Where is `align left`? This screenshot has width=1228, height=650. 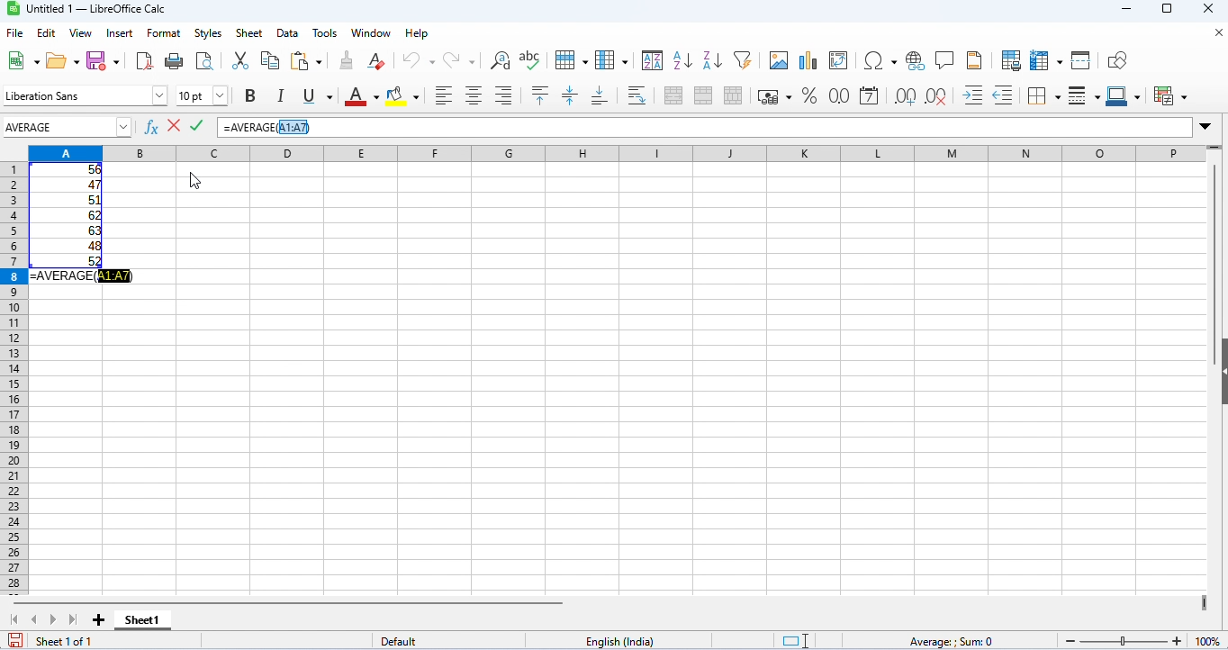 align left is located at coordinates (444, 95).